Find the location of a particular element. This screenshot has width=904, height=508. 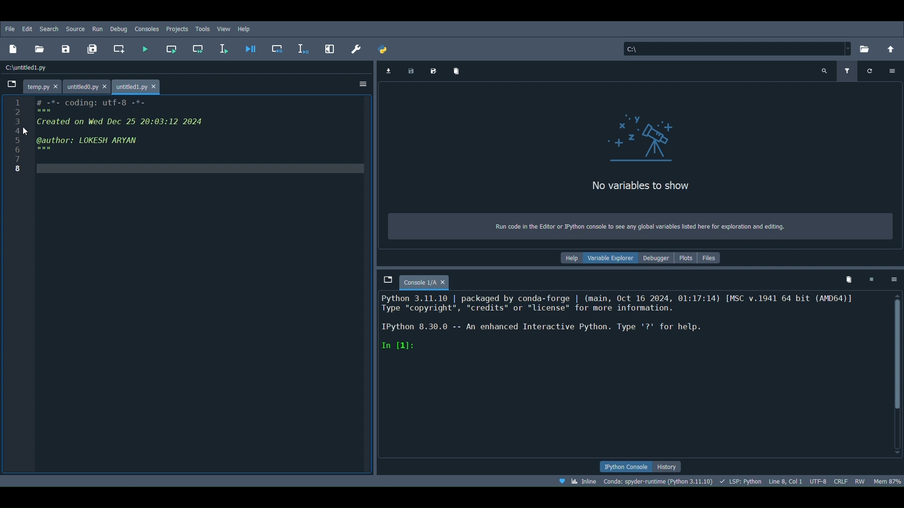

Help is located at coordinates (572, 258).